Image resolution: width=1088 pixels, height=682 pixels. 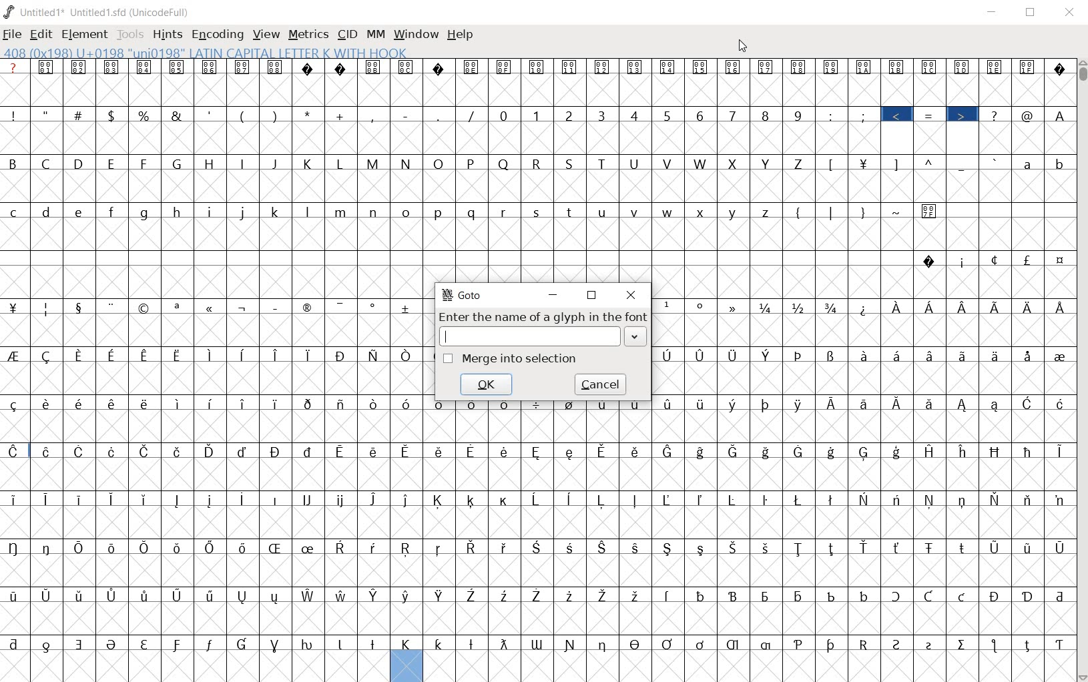 I want to click on special symbols, so click(x=995, y=259).